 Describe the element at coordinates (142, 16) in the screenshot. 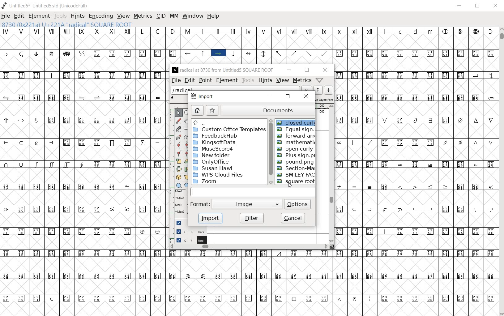

I see `METRICS` at that location.